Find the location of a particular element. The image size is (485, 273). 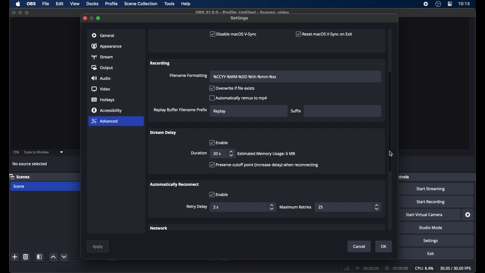

scroll box is located at coordinates (390, 122).